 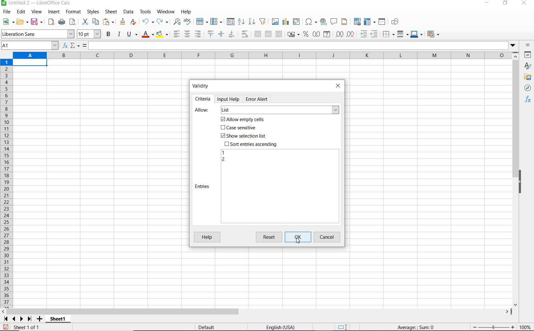 What do you see at coordinates (29, 328) in the screenshot?
I see `sheet 1 of 1` at bounding box center [29, 328].